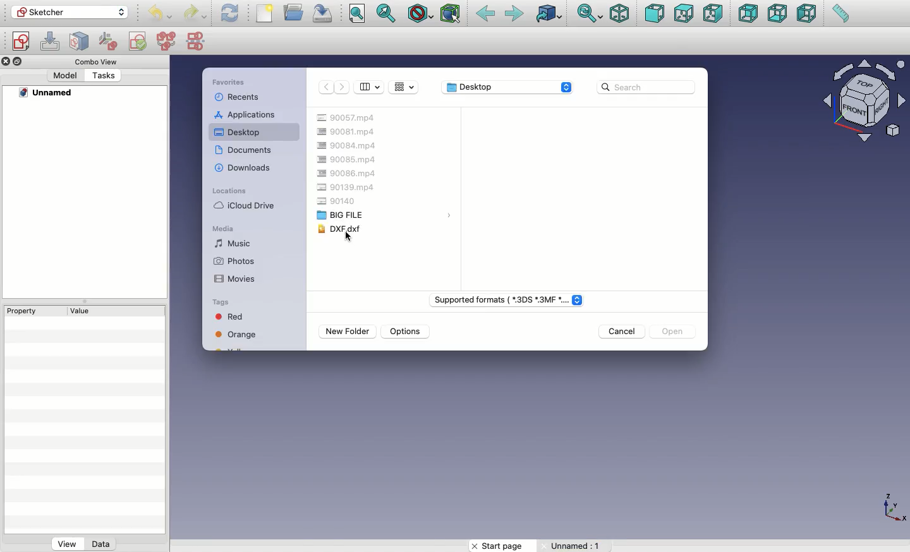 The image size is (910, 552). Describe the element at coordinates (714, 15) in the screenshot. I see `Right` at that location.